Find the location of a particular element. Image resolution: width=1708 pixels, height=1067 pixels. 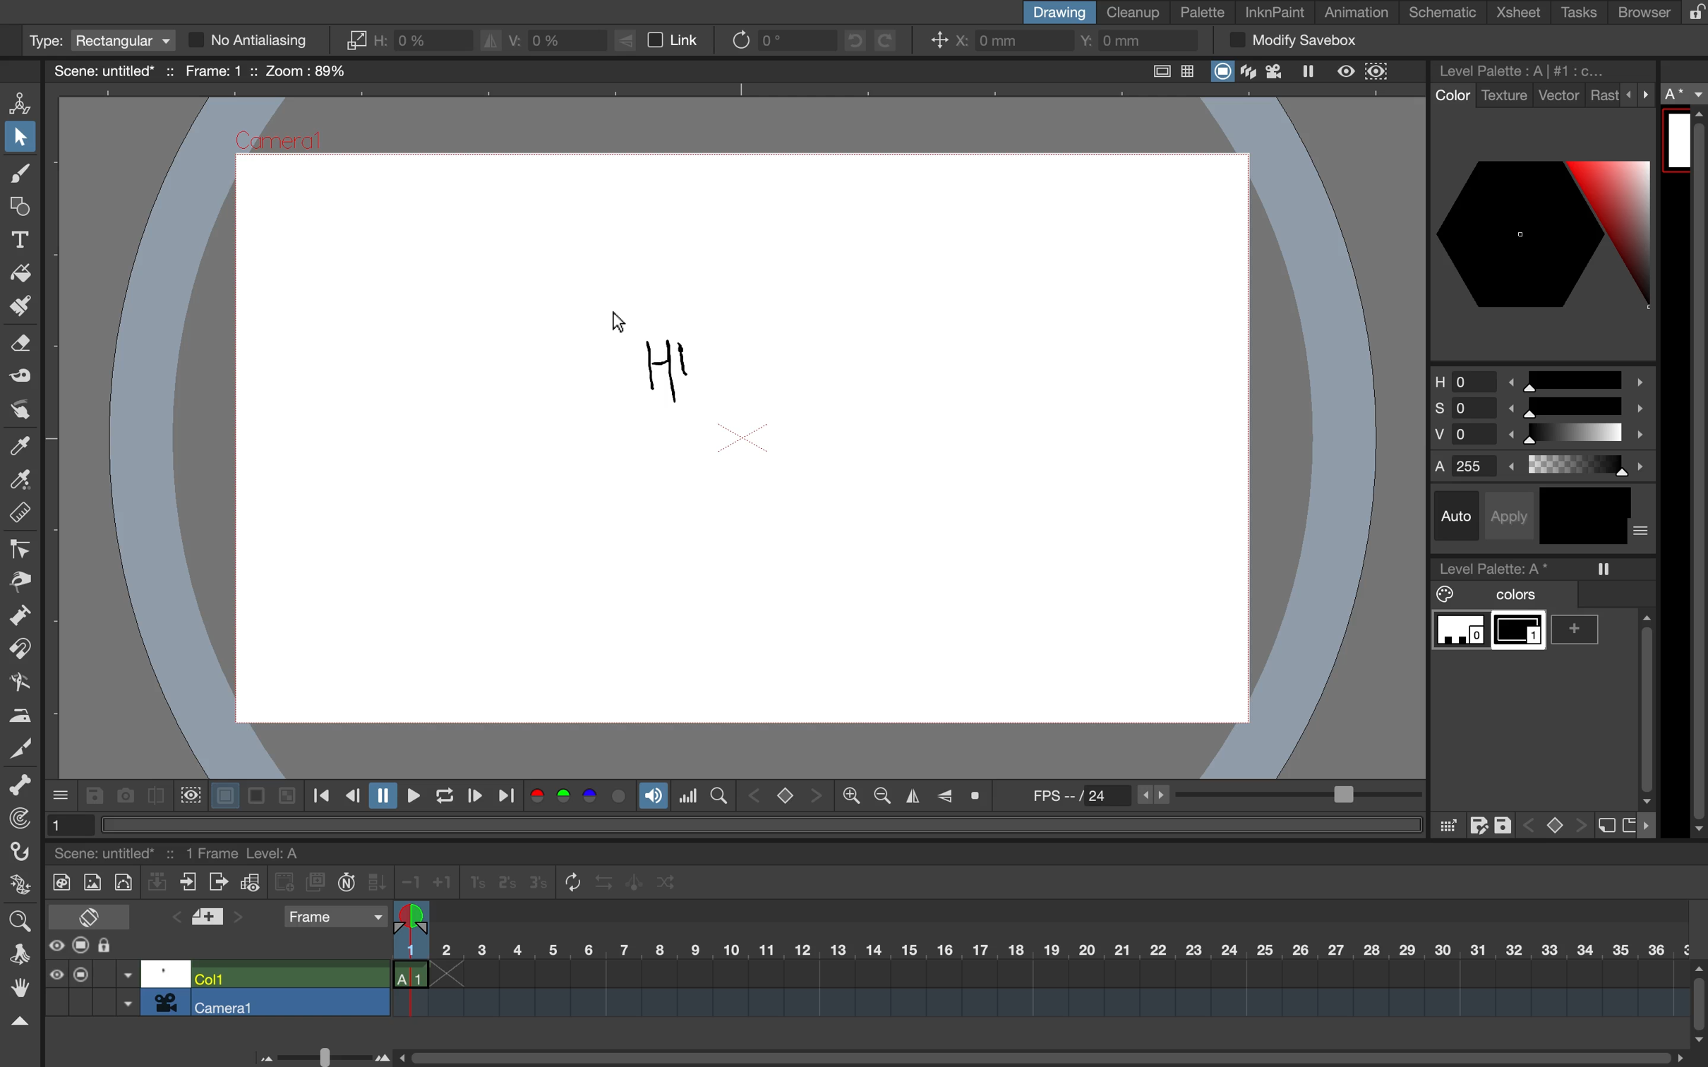

palette is located at coordinates (1203, 13).